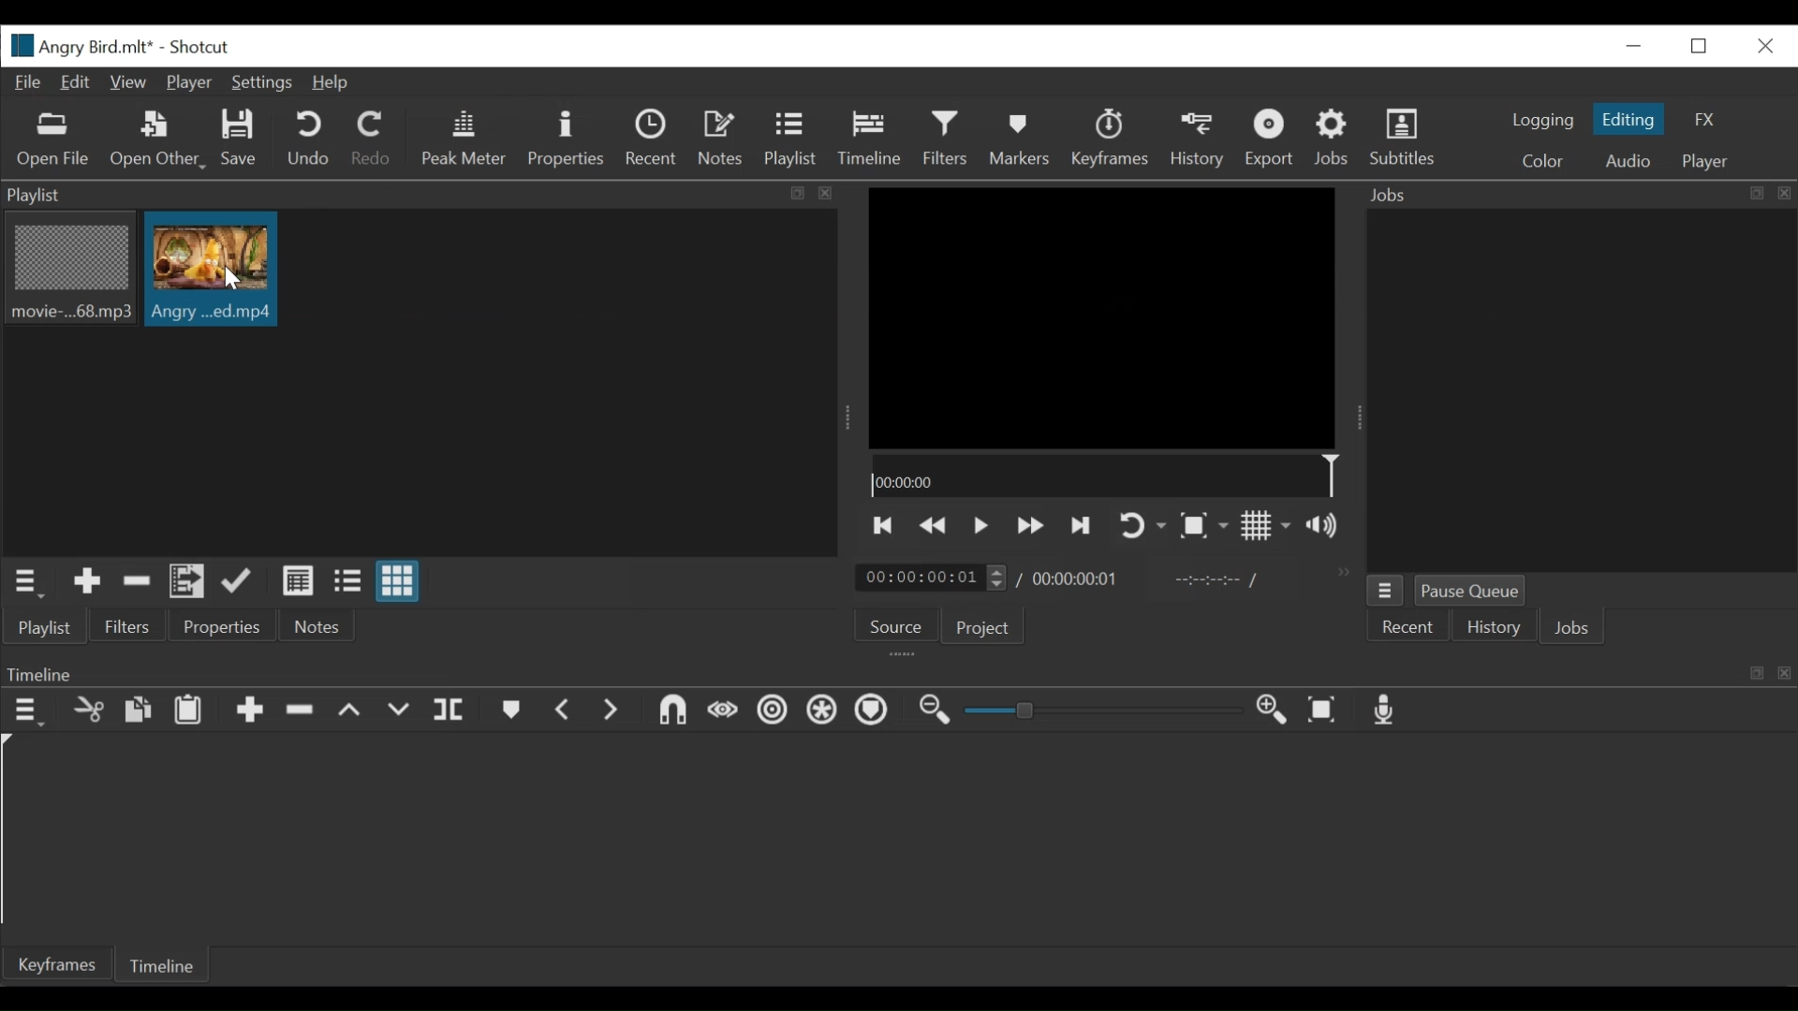  Describe the element at coordinates (1704, 163) in the screenshot. I see `Player` at that location.